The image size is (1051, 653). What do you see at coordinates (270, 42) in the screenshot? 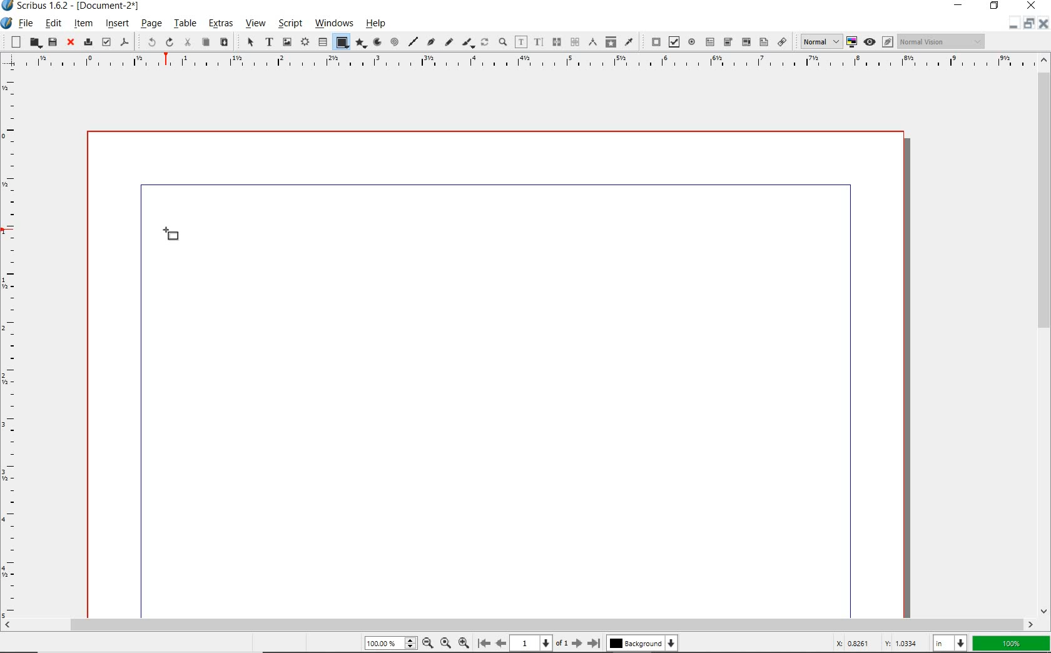
I see `text frame` at bounding box center [270, 42].